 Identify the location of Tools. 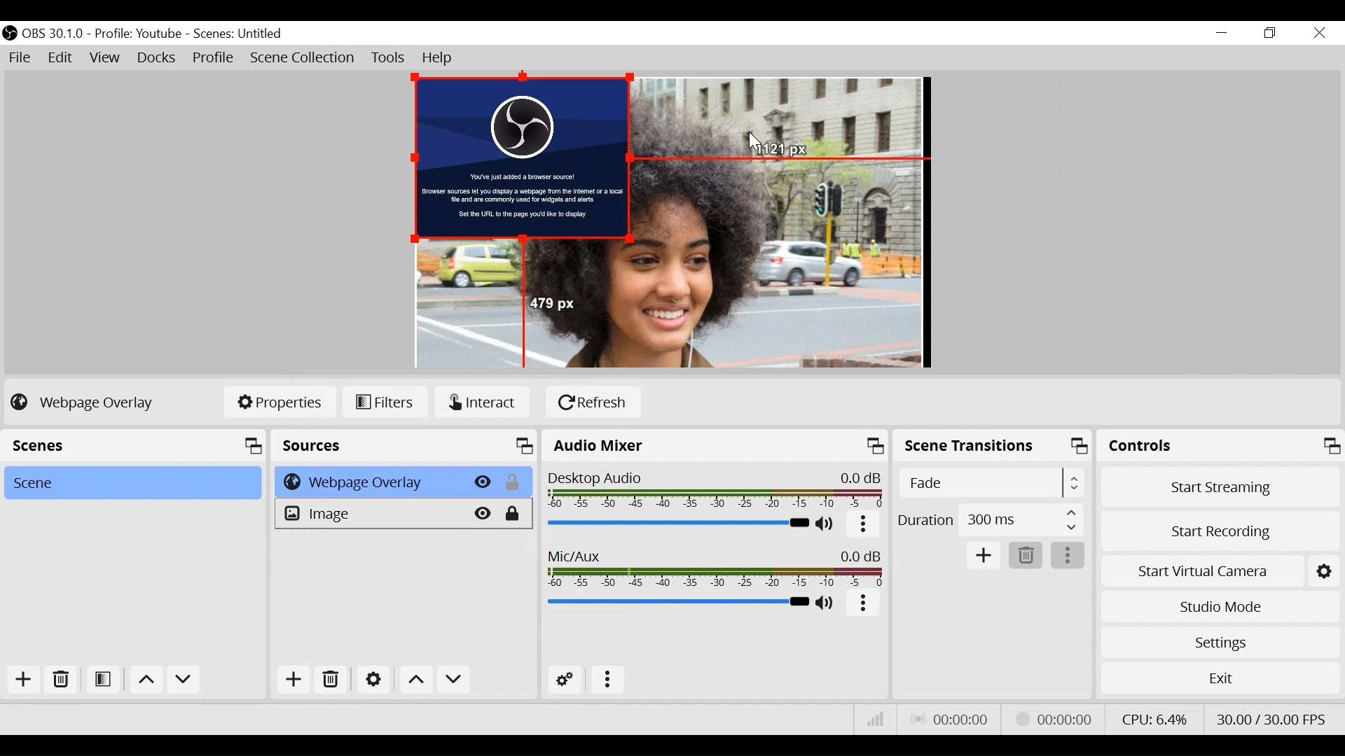
(390, 59).